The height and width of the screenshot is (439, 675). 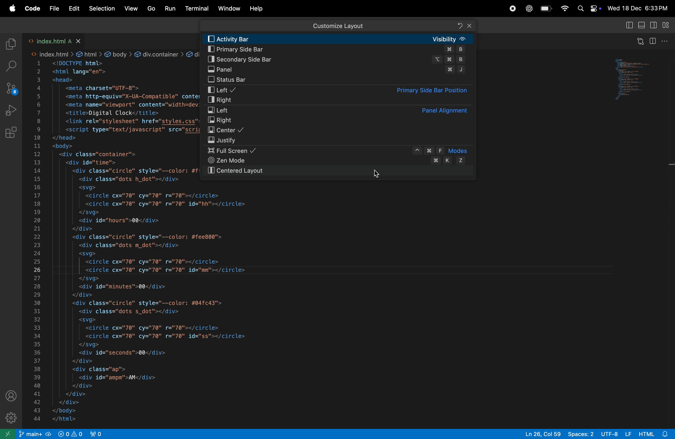 I want to click on run and debug, so click(x=11, y=110).